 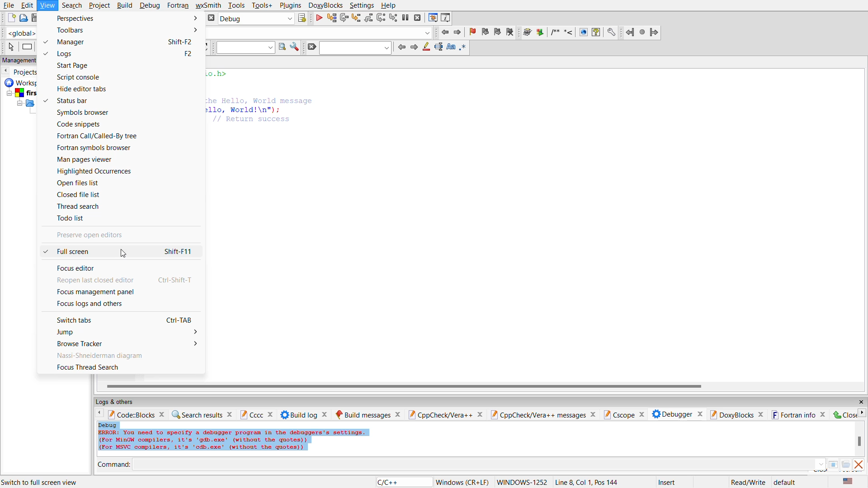 What do you see at coordinates (290, 5) in the screenshot?
I see `plugins` at bounding box center [290, 5].